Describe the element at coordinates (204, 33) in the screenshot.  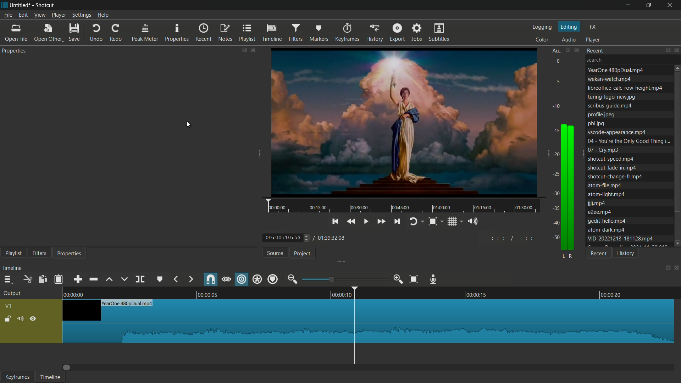
I see `recent` at that location.